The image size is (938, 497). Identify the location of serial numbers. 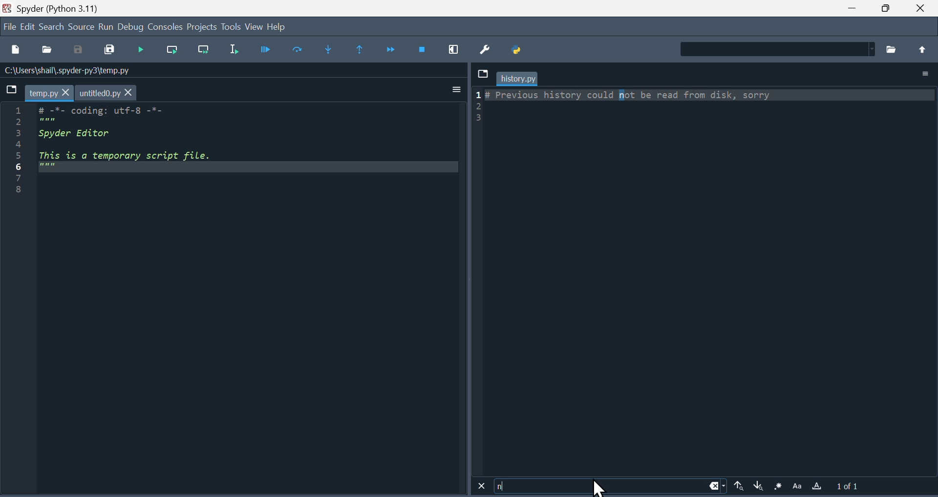
(477, 107).